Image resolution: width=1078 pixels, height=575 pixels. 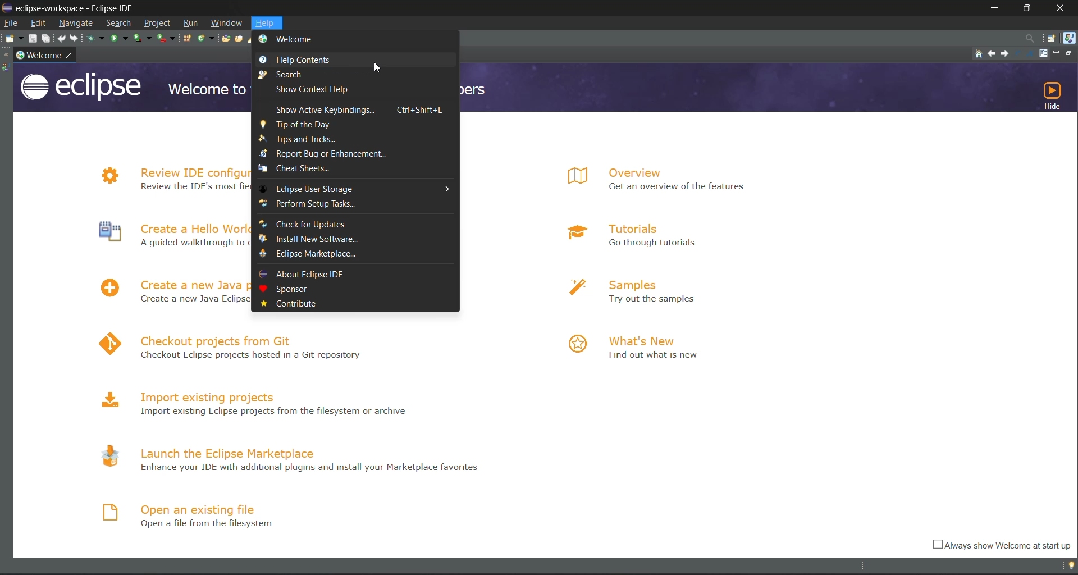 I want to click on search, so click(x=299, y=76).